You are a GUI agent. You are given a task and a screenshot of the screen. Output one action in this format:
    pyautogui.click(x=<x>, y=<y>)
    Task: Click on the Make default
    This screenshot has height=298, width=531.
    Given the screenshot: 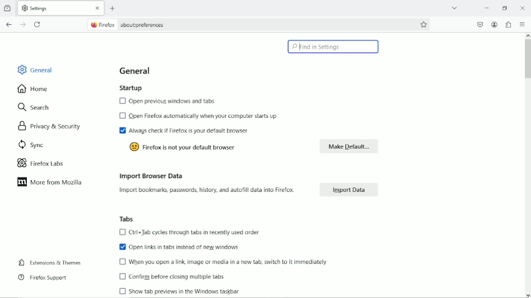 What is the action you would take?
    pyautogui.click(x=350, y=147)
    